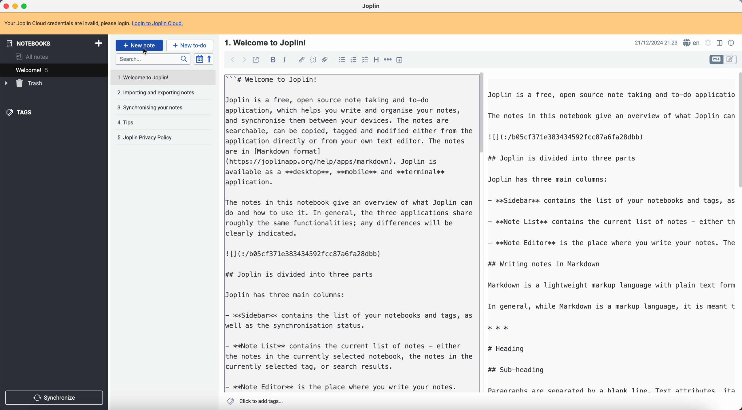  What do you see at coordinates (143, 137) in the screenshot?
I see `Joplin privacy policy` at bounding box center [143, 137].